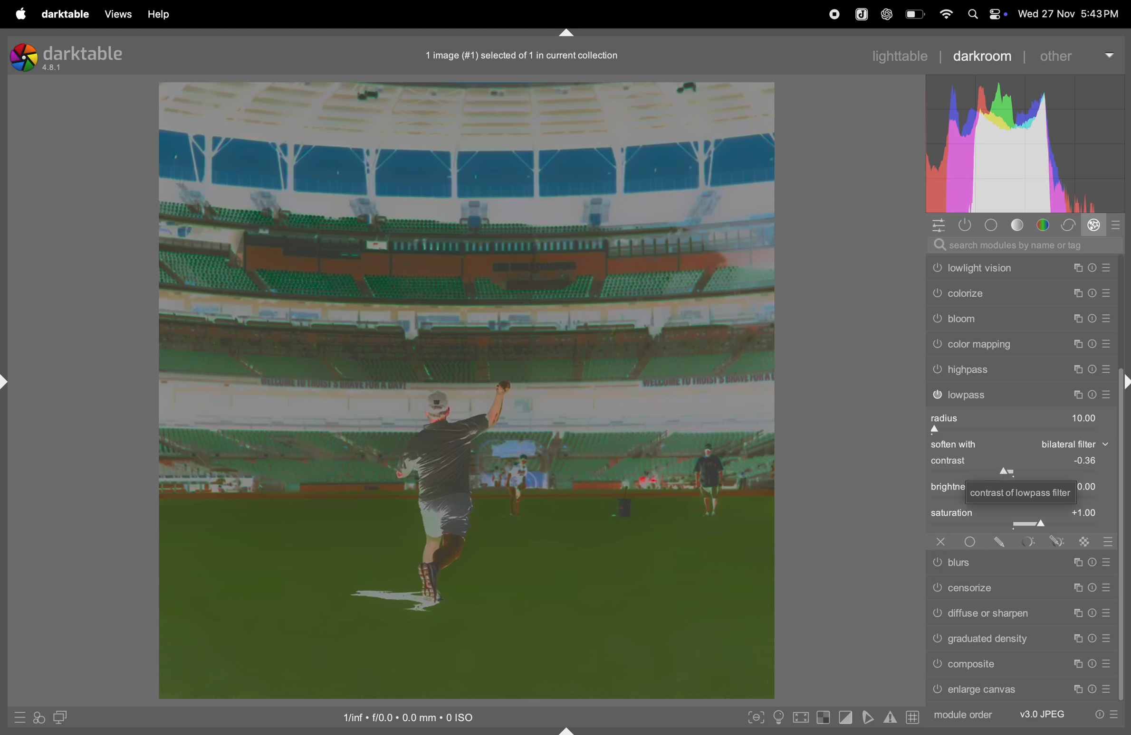 This screenshot has width=1131, height=735. I want to click on presets, so click(1117, 225).